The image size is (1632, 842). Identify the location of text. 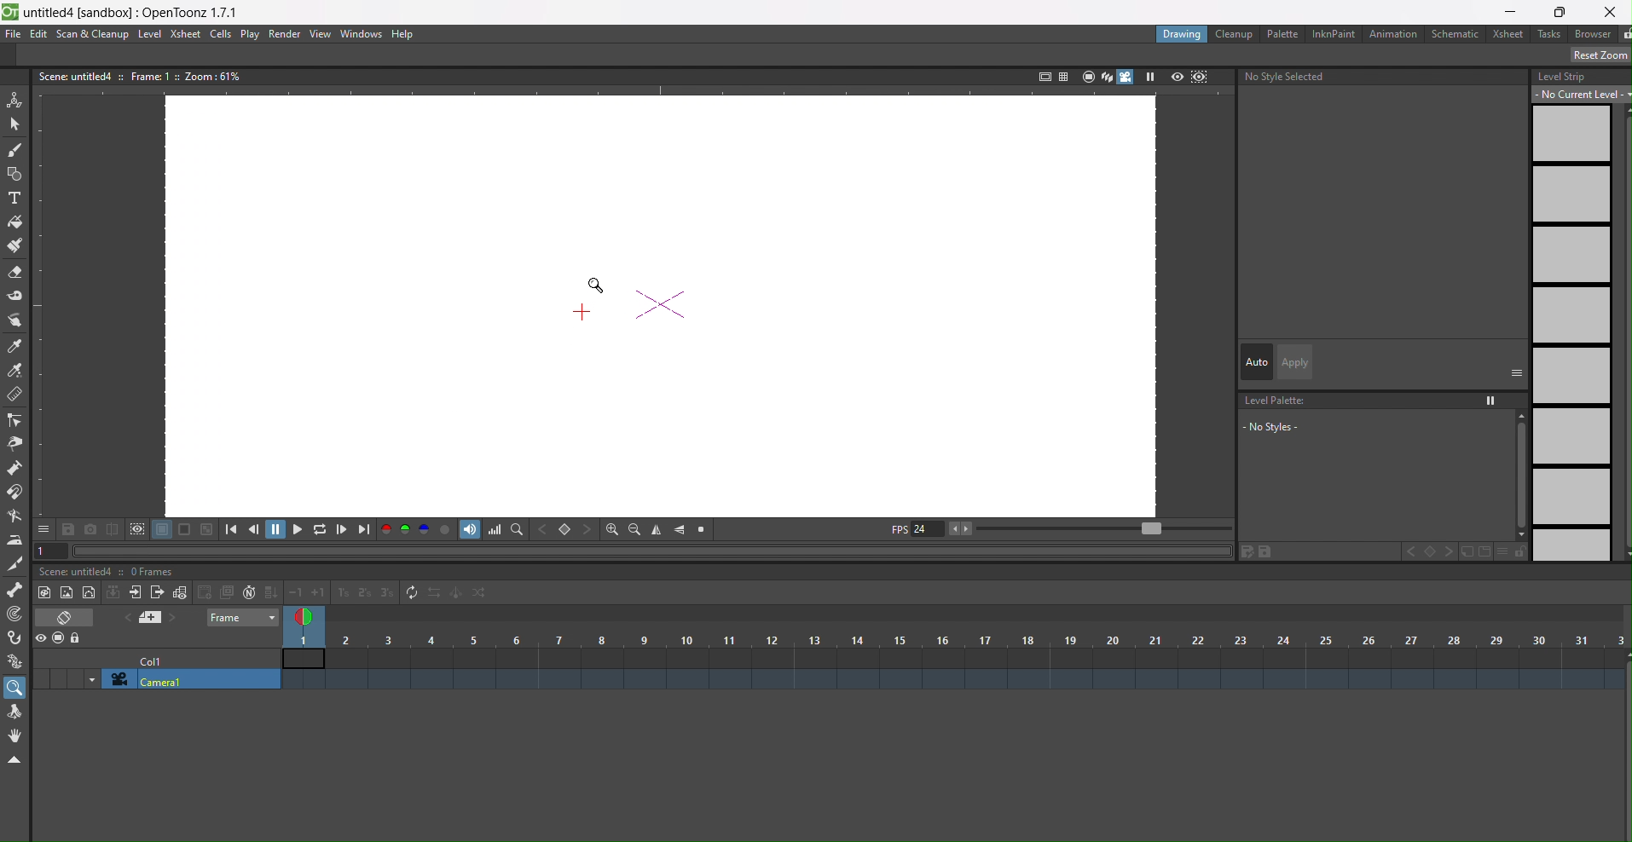
(110, 571).